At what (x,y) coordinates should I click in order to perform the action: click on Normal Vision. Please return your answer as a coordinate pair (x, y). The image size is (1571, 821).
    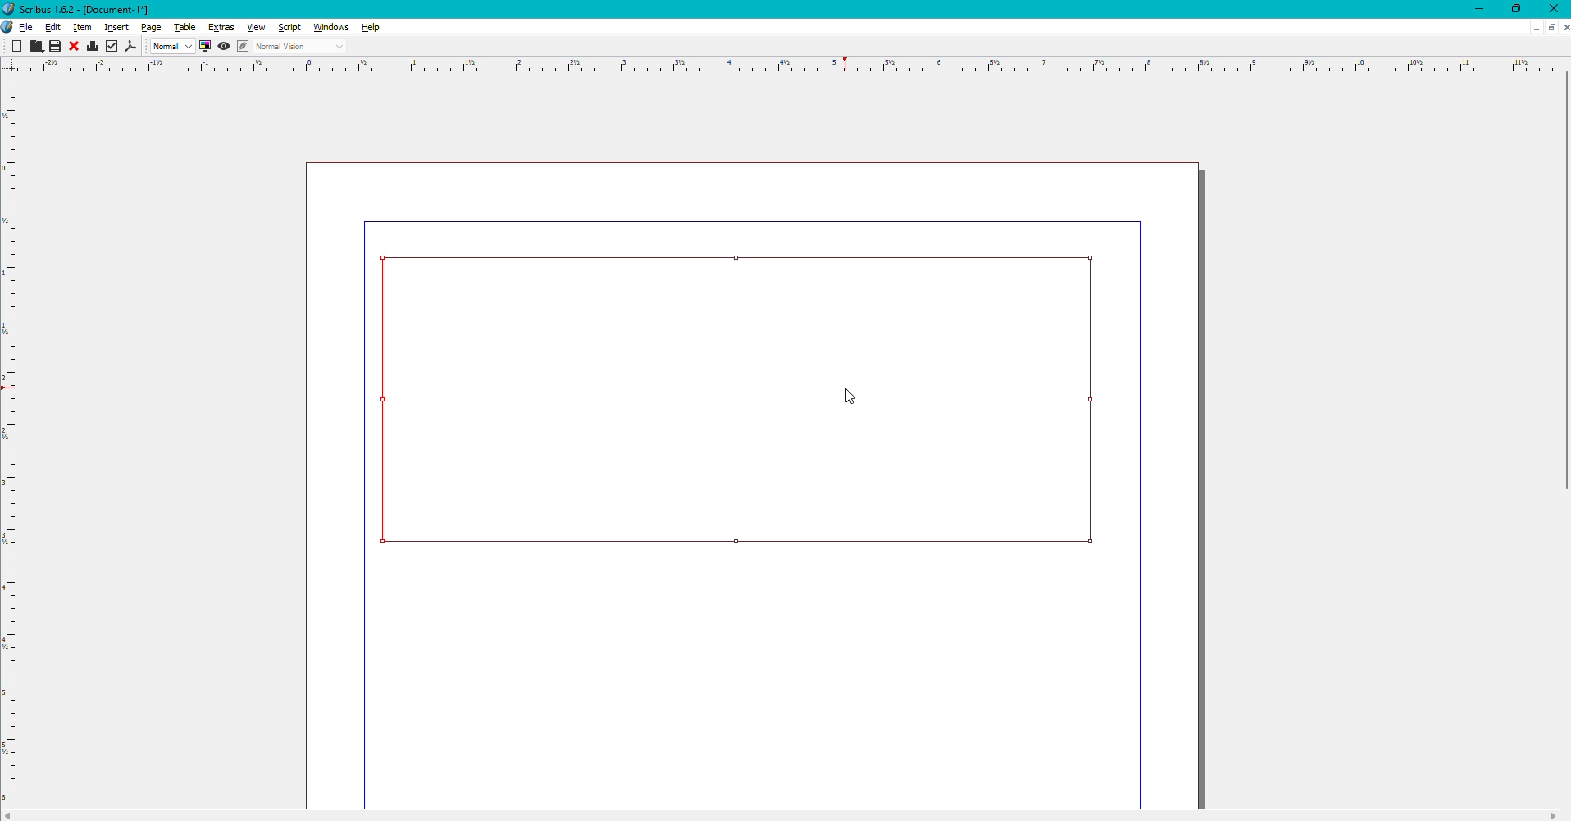
    Looking at the image, I should click on (294, 47).